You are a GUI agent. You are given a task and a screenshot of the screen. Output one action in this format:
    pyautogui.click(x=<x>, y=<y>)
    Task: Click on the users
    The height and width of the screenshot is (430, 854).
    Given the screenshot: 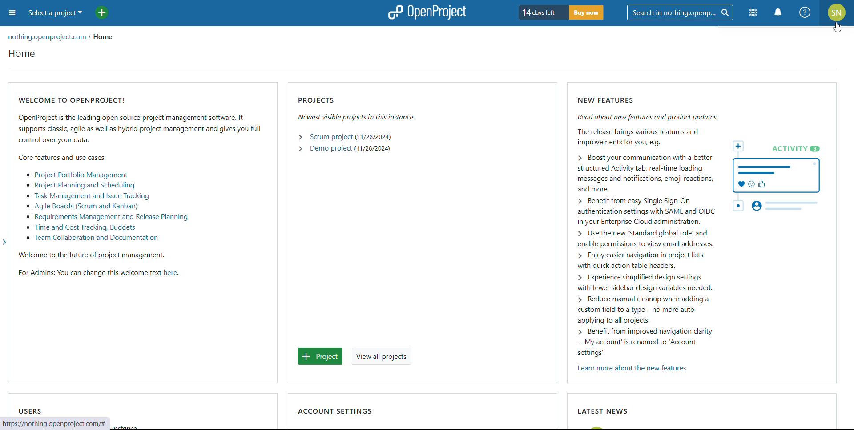 What is the action you would take?
    pyautogui.click(x=29, y=410)
    